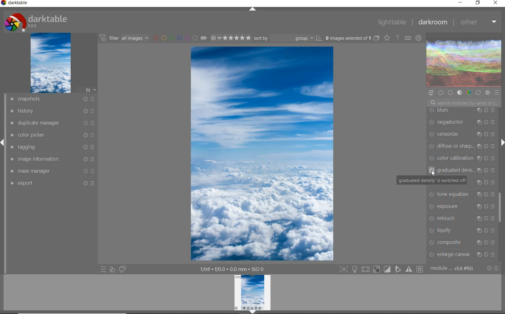 The width and height of the screenshot is (505, 314). Describe the element at coordinates (103, 269) in the screenshot. I see `QUICK ACCESS TO PRESET` at that location.